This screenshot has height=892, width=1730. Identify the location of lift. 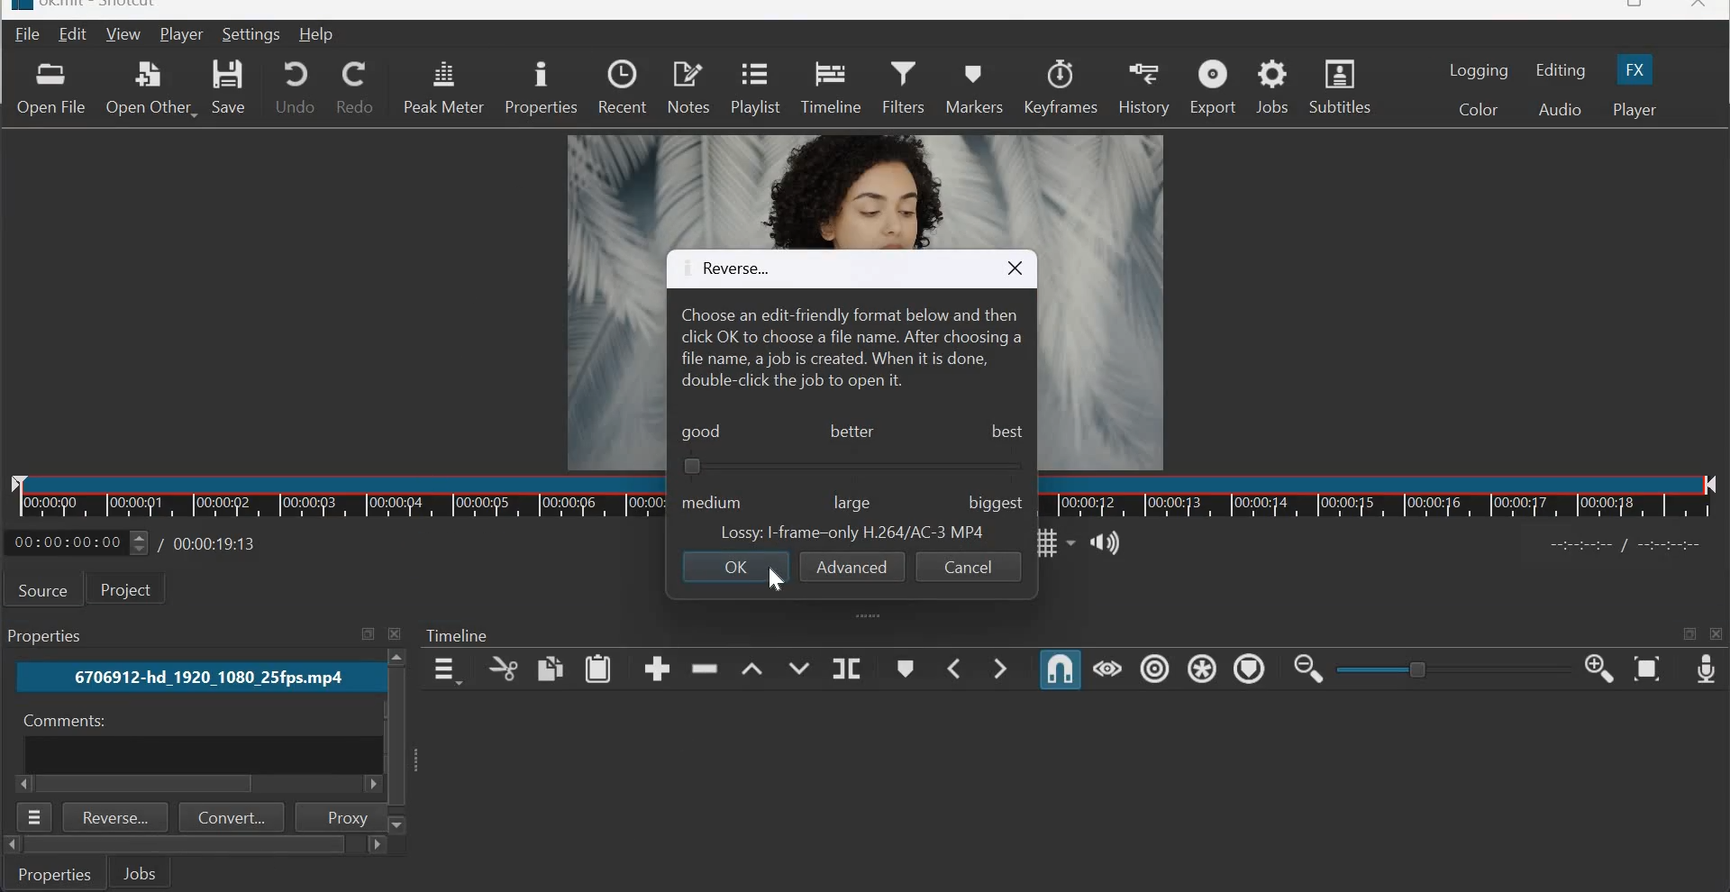
(751, 666).